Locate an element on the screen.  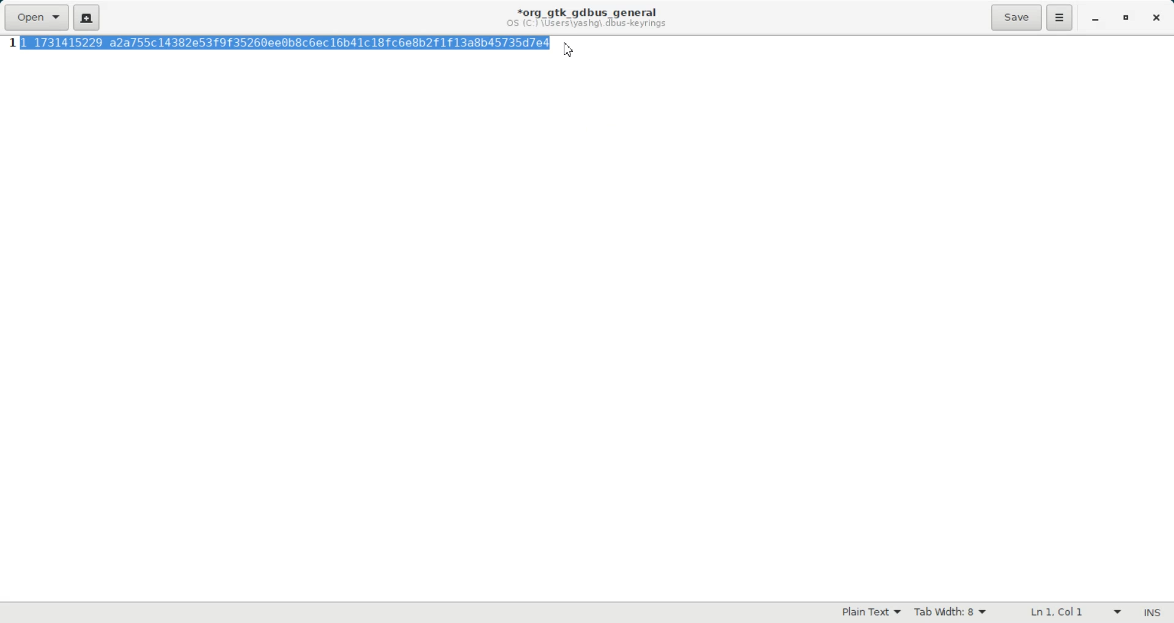
Maximize is located at coordinates (1128, 19).